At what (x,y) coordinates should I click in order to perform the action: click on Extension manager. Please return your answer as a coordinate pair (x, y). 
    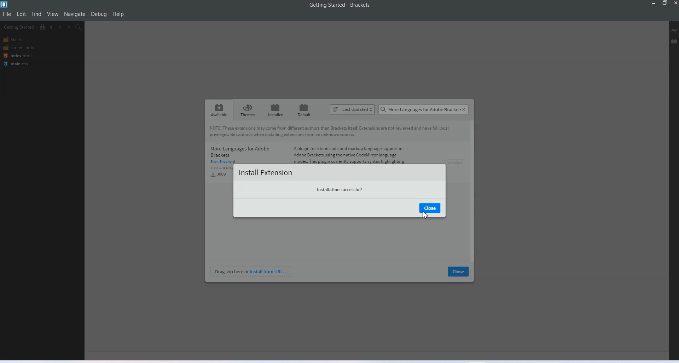
    Looking at the image, I should click on (674, 41).